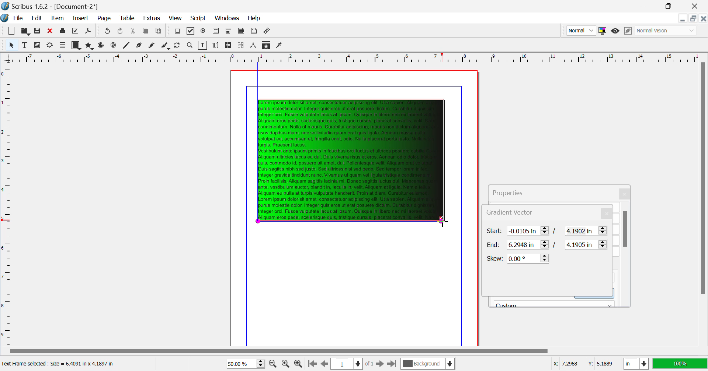 Image resolution: width=708 pixels, height=371 pixels. What do you see at coordinates (215, 45) in the screenshot?
I see `Edit Text with Story Editor` at bounding box center [215, 45].